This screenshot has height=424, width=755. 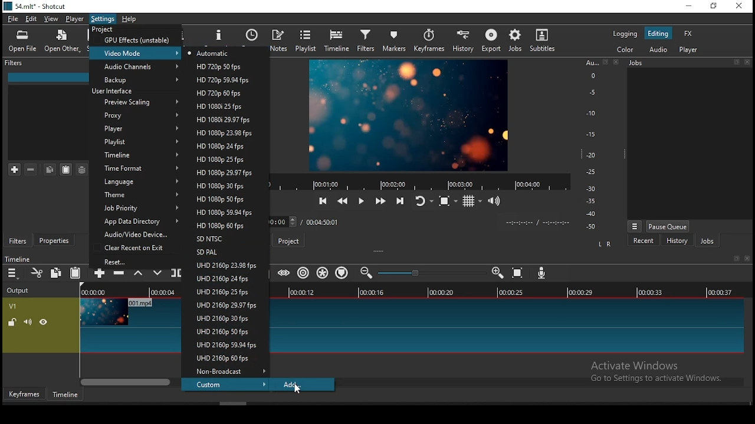 What do you see at coordinates (380, 200) in the screenshot?
I see `play quickly forwards` at bounding box center [380, 200].